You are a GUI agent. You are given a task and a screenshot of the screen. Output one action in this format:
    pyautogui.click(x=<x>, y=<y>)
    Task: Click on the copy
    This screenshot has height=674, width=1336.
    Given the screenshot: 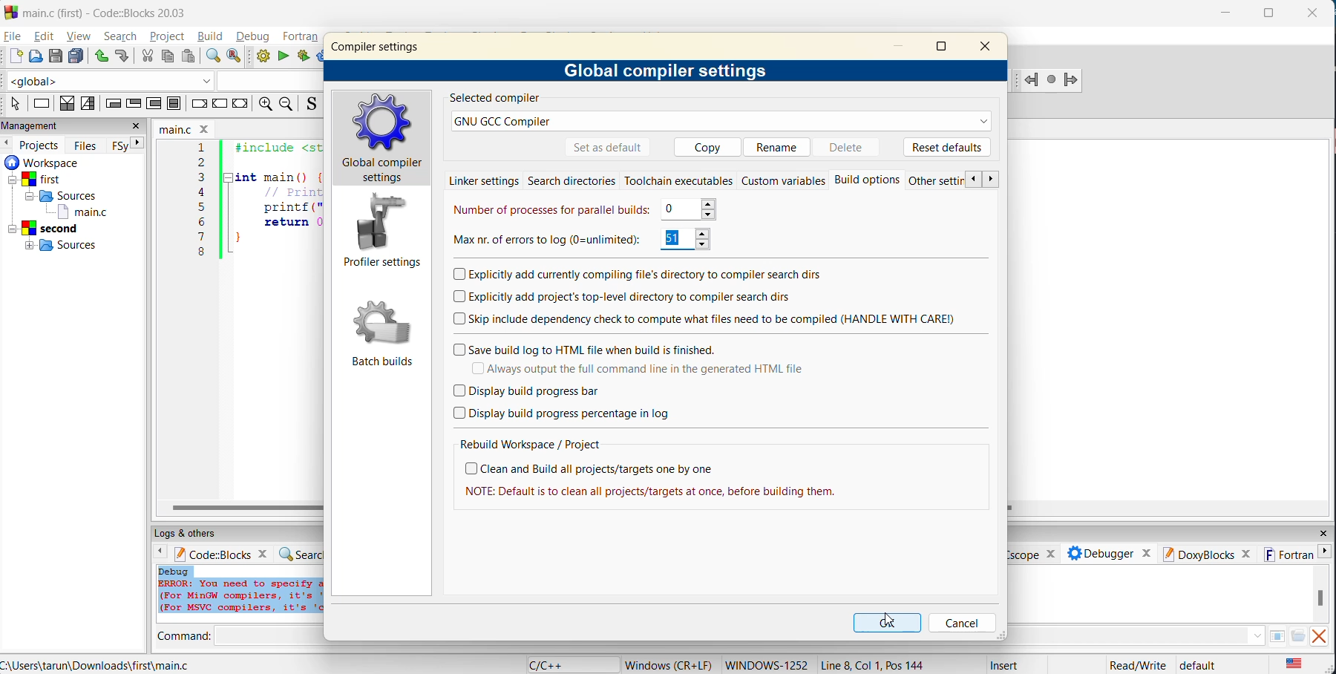 What is the action you would take?
    pyautogui.click(x=709, y=147)
    